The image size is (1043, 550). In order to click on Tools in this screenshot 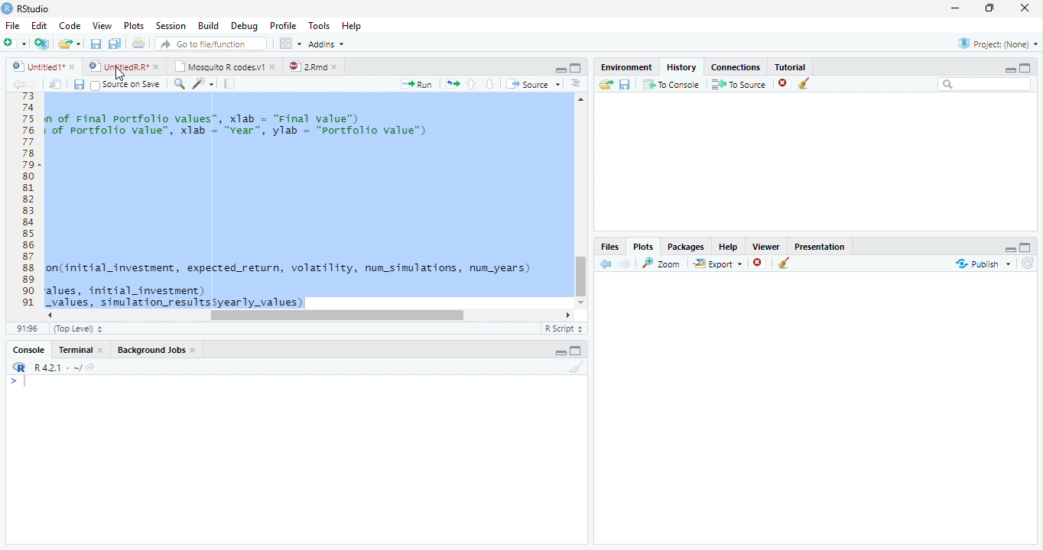, I will do `click(318, 26)`.